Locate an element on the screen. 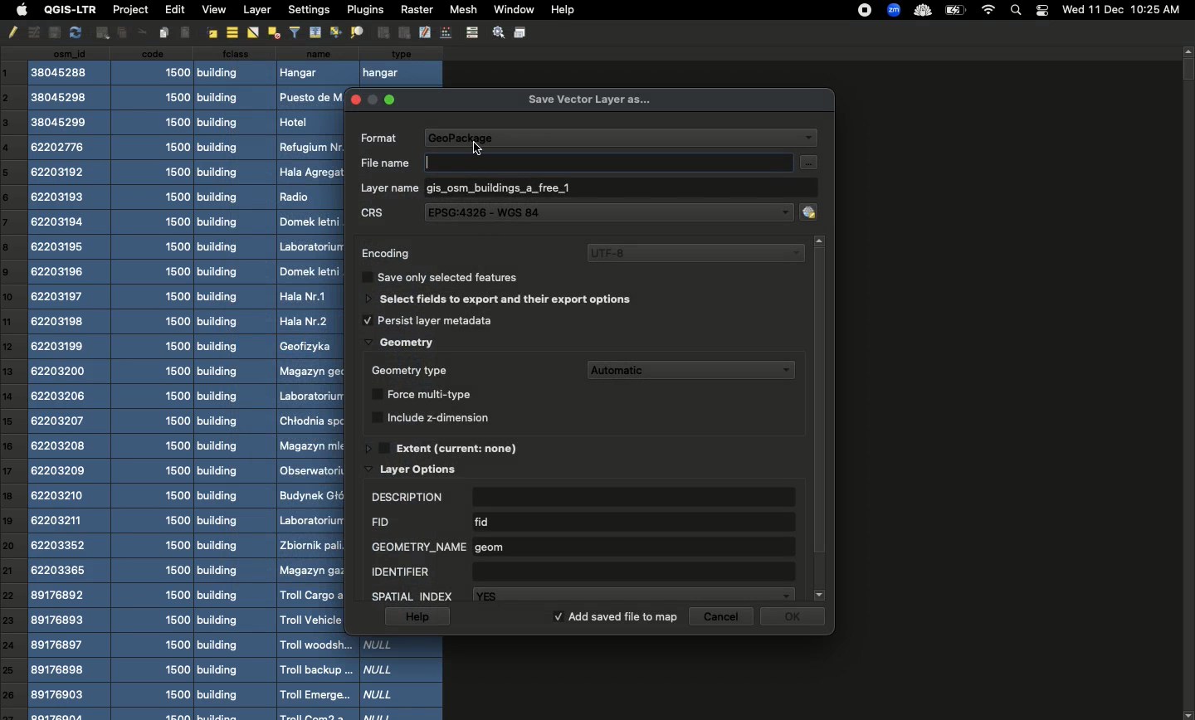 The image size is (1195, 720). Help is located at coordinates (562, 11).